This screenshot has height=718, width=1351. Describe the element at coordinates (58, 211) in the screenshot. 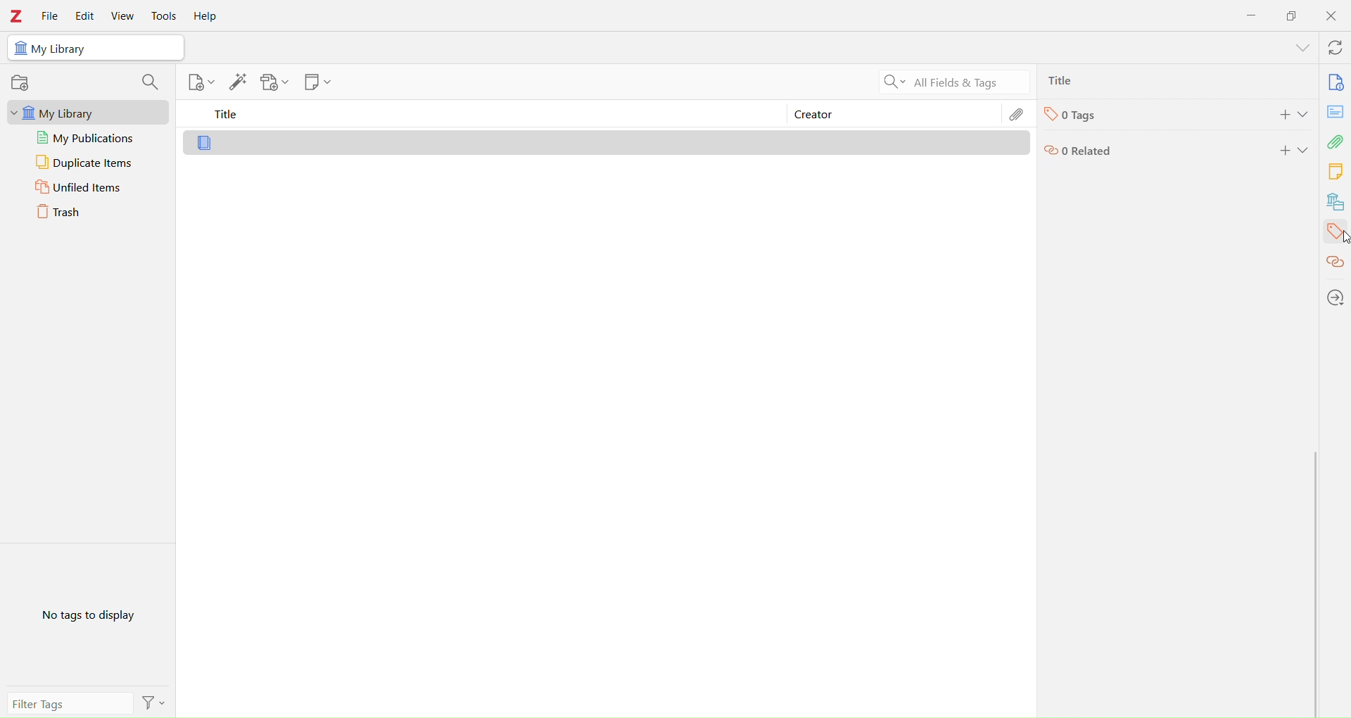

I see `Trash` at that location.